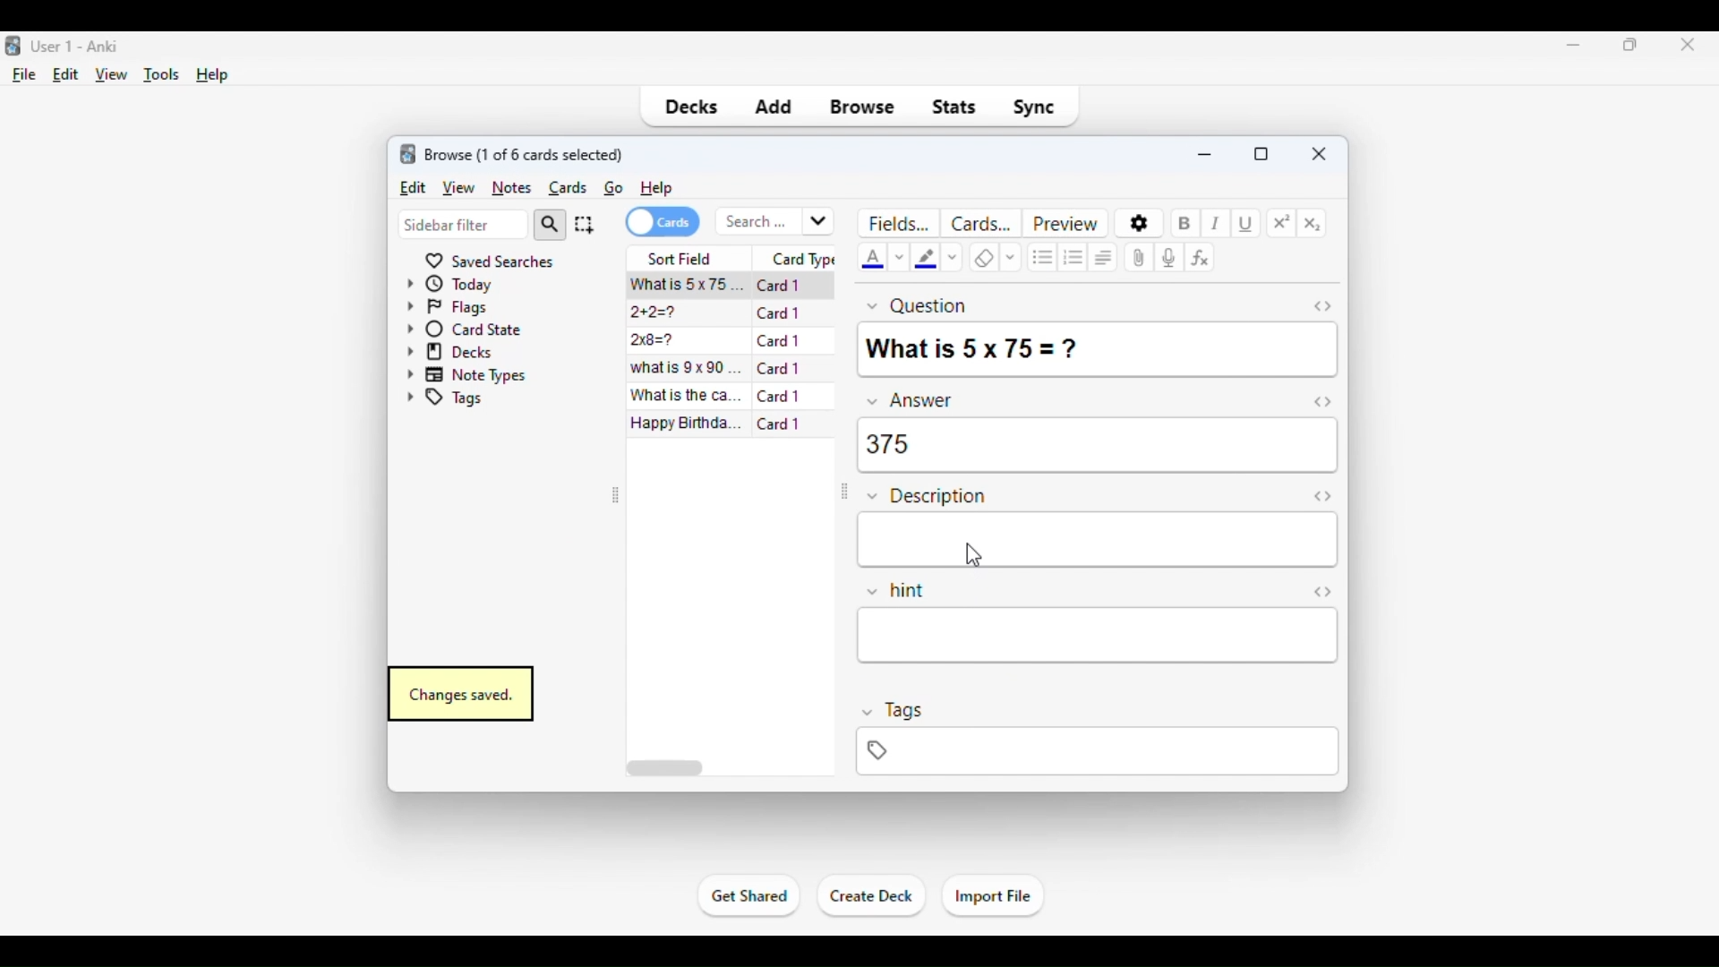  Describe the element at coordinates (987, 225) in the screenshot. I see `cards` at that location.